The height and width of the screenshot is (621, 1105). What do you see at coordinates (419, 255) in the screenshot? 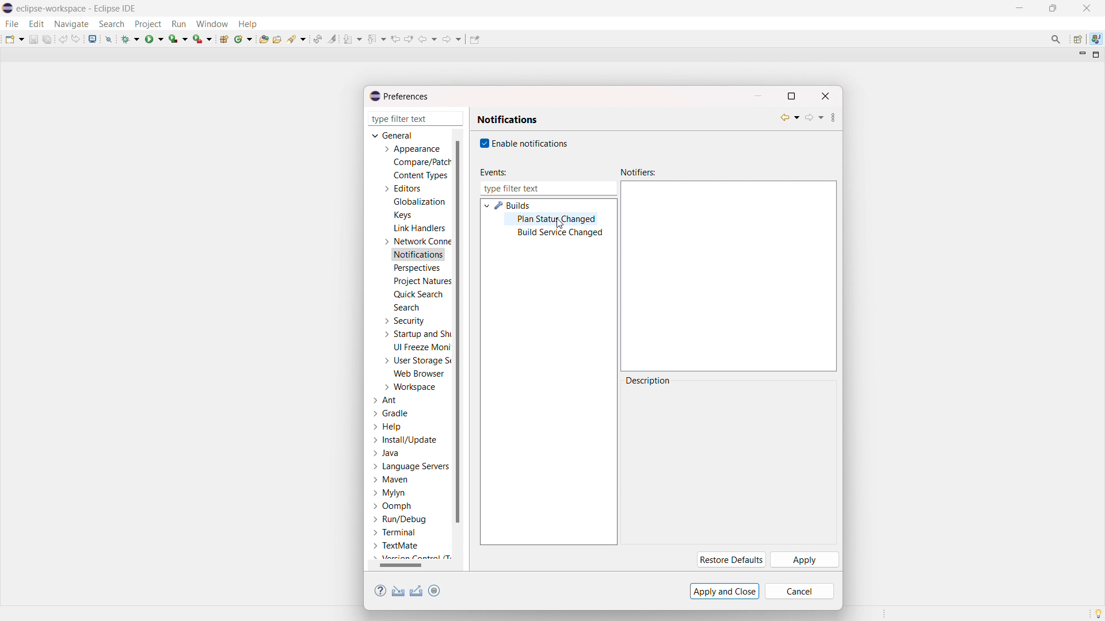
I see `notifications` at bounding box center [419, 255].